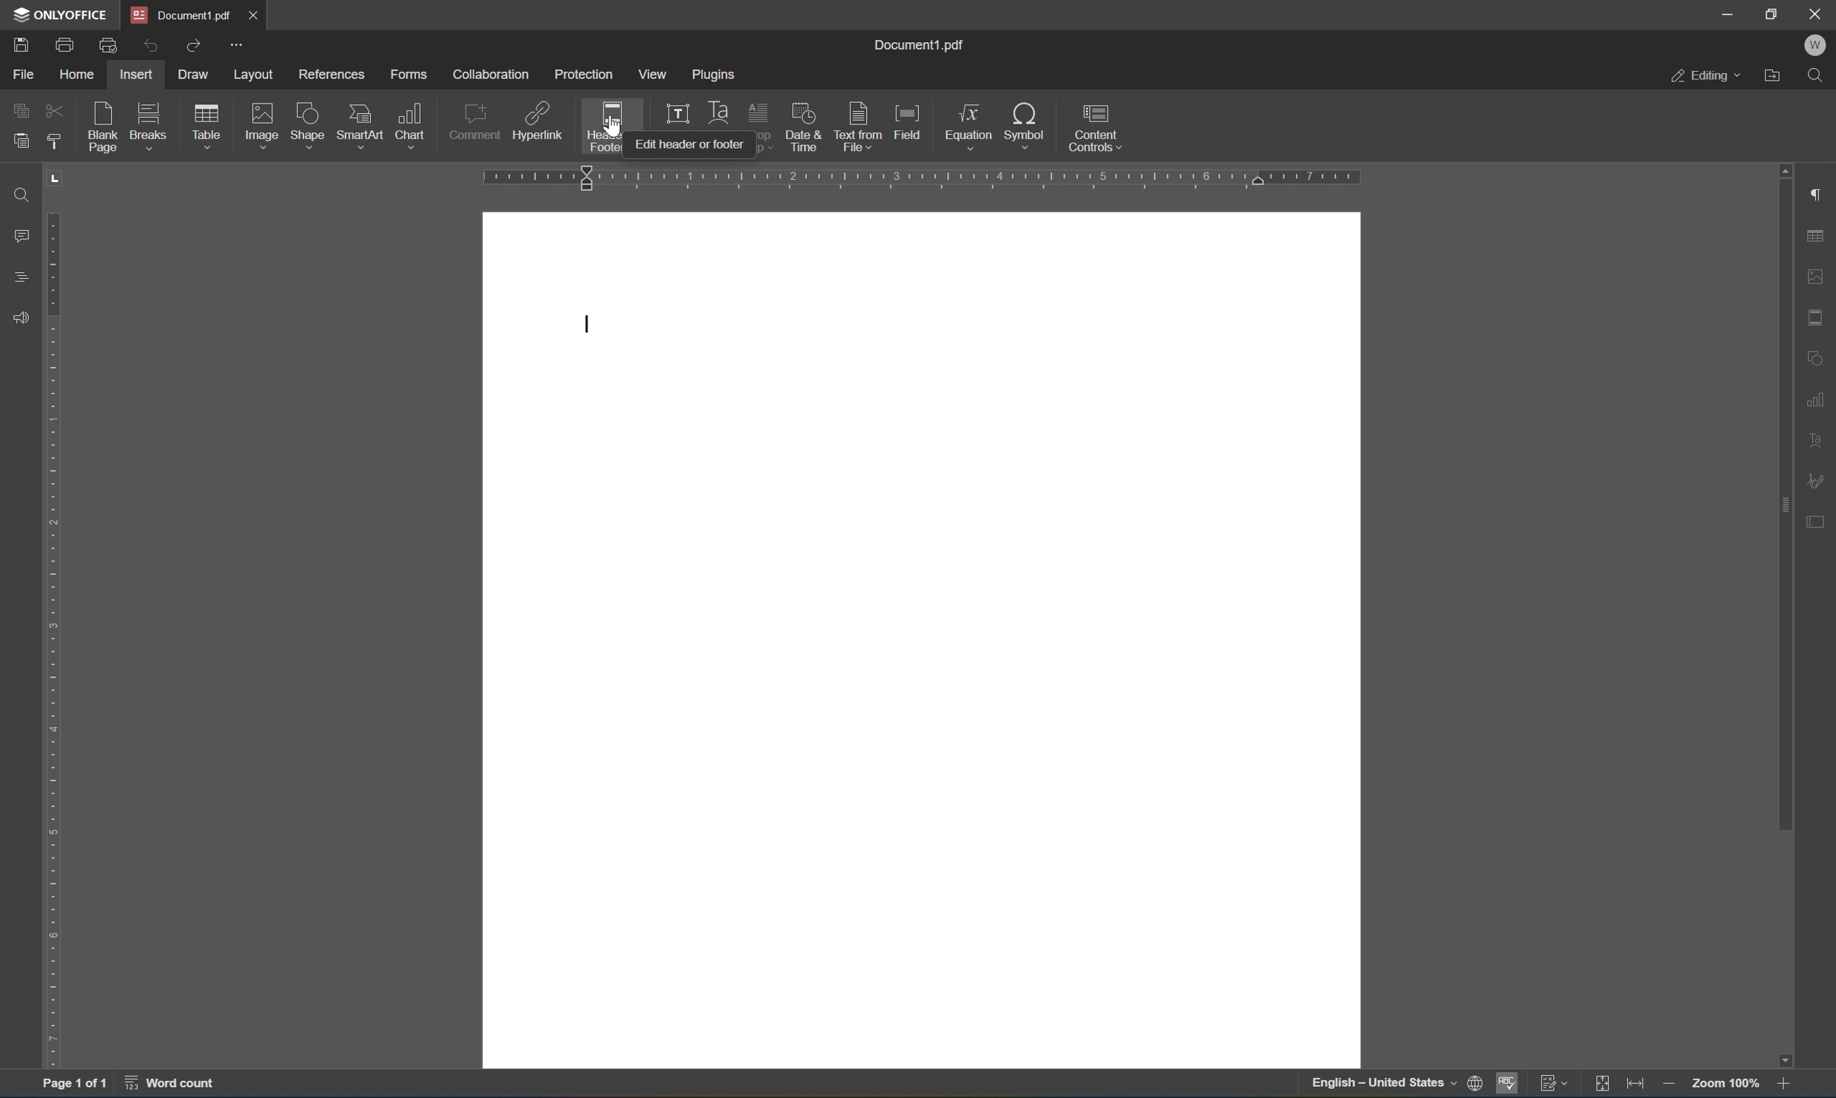  What do you see at coordinates (1819, 355) in the screenshot?
I see `shape settings` at bounding box center [1819, 355].